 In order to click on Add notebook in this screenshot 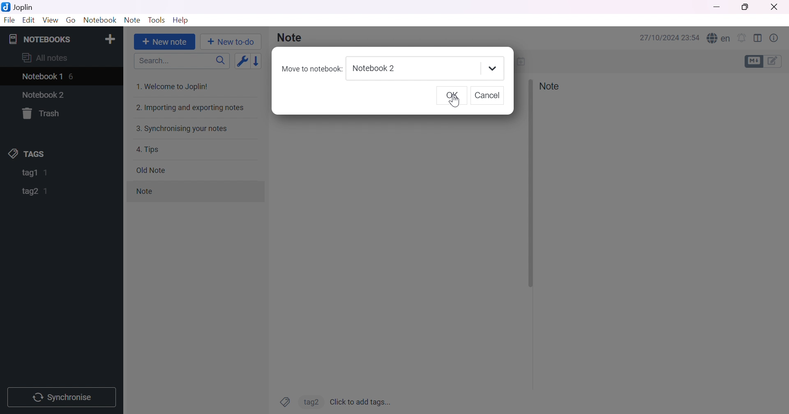, I will do `click(111, 39)`.